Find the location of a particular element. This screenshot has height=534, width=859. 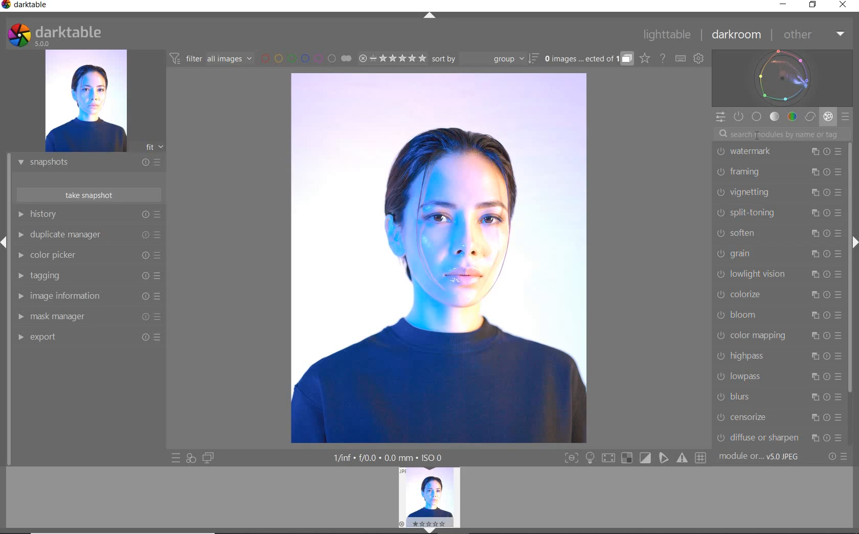

TONE is located at coordinates (775, 117).